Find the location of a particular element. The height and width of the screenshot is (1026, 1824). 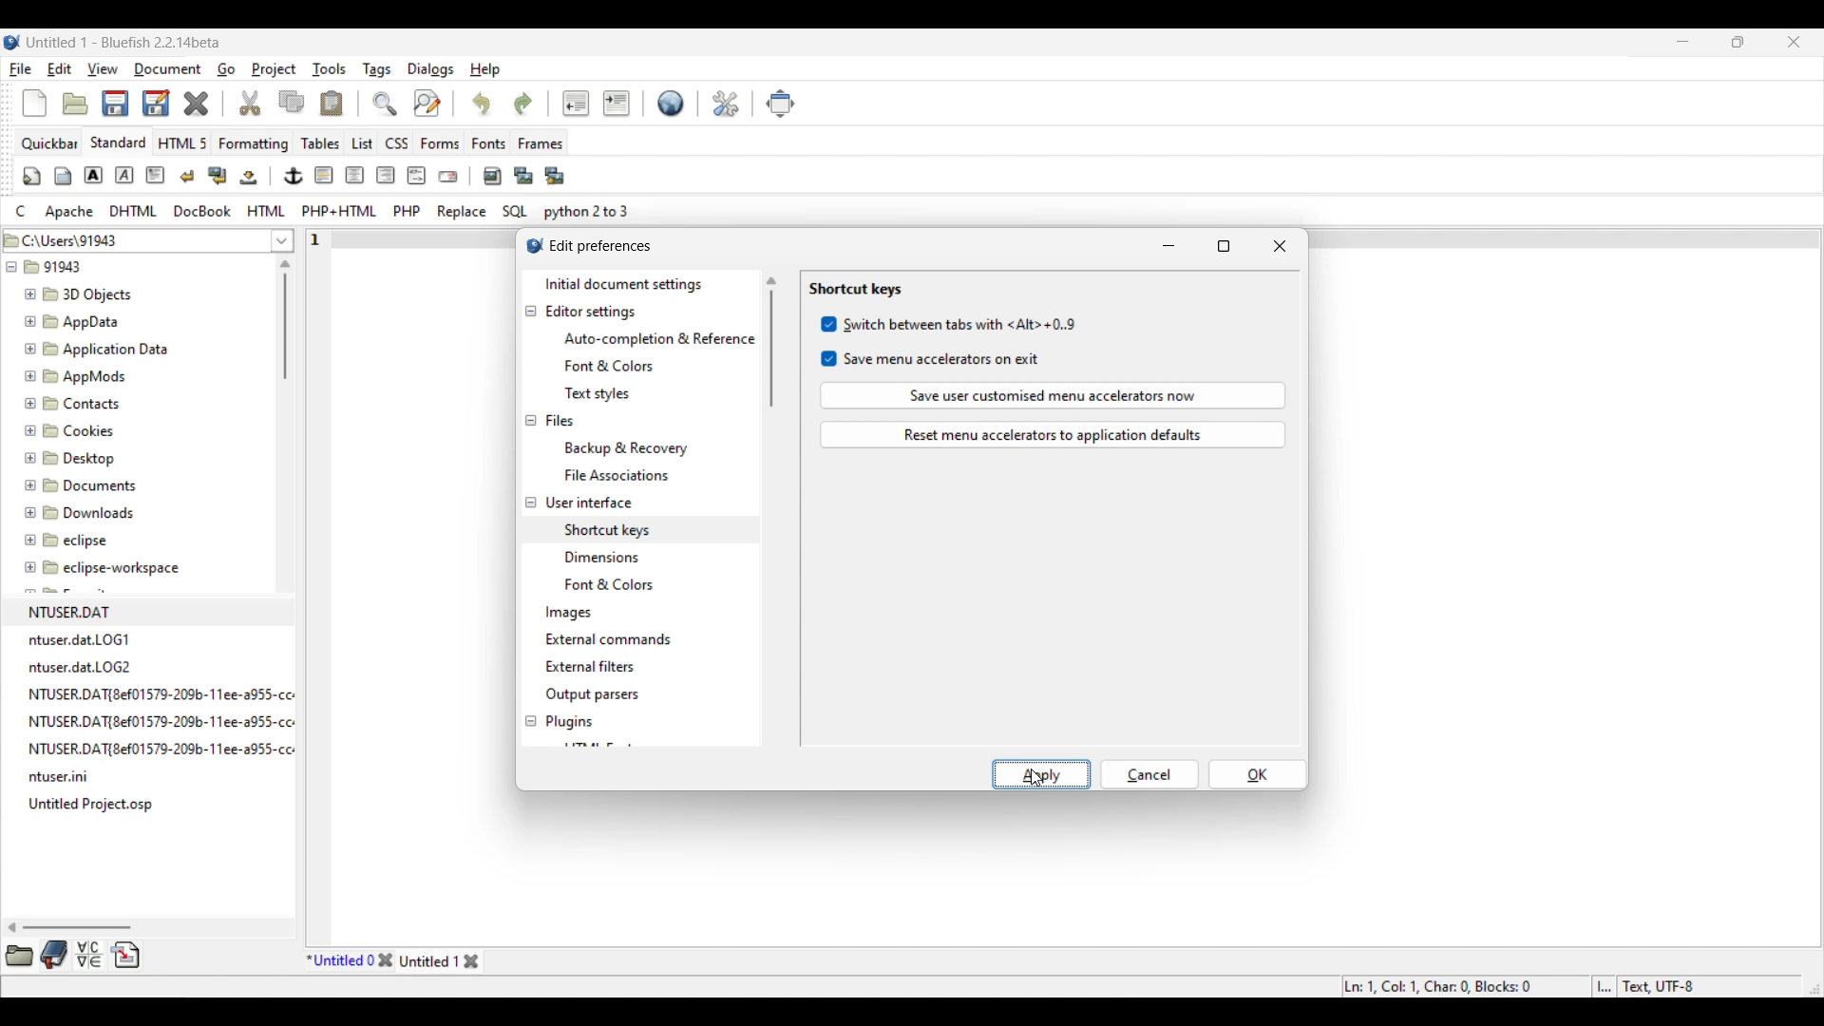

External filters is located at coordinates (590, 667).